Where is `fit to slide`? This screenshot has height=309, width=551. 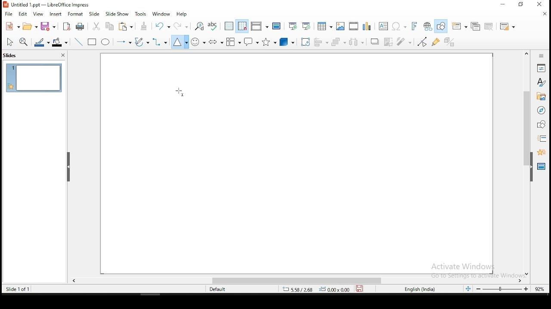 fit to slide is located at coordinates (470, 290).